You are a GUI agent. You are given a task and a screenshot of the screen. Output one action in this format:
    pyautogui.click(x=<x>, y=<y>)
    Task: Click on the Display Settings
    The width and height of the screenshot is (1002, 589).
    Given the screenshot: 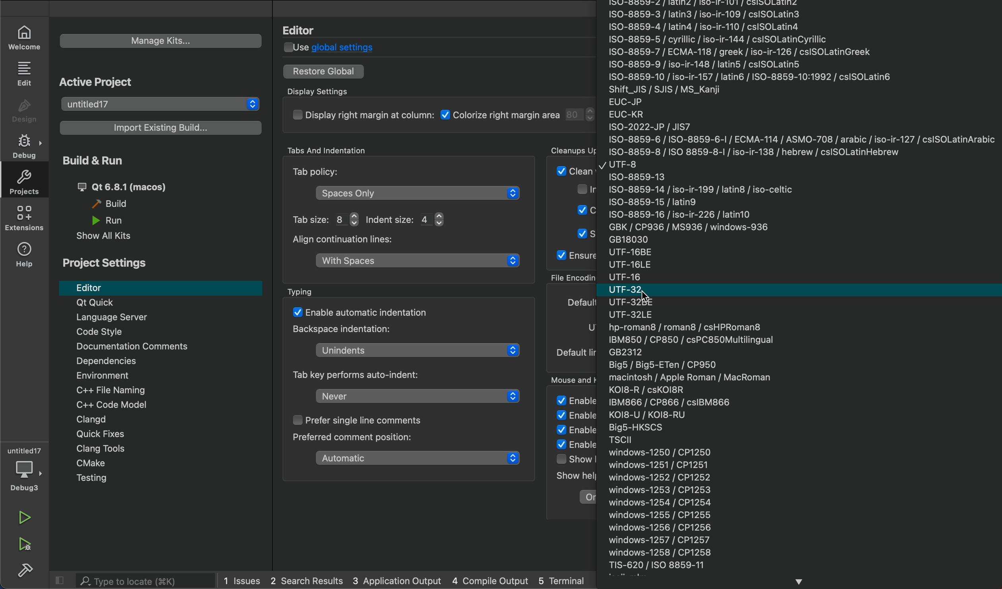 What is the action you would take?
    pyautogui.click(x=324, y=92)
    